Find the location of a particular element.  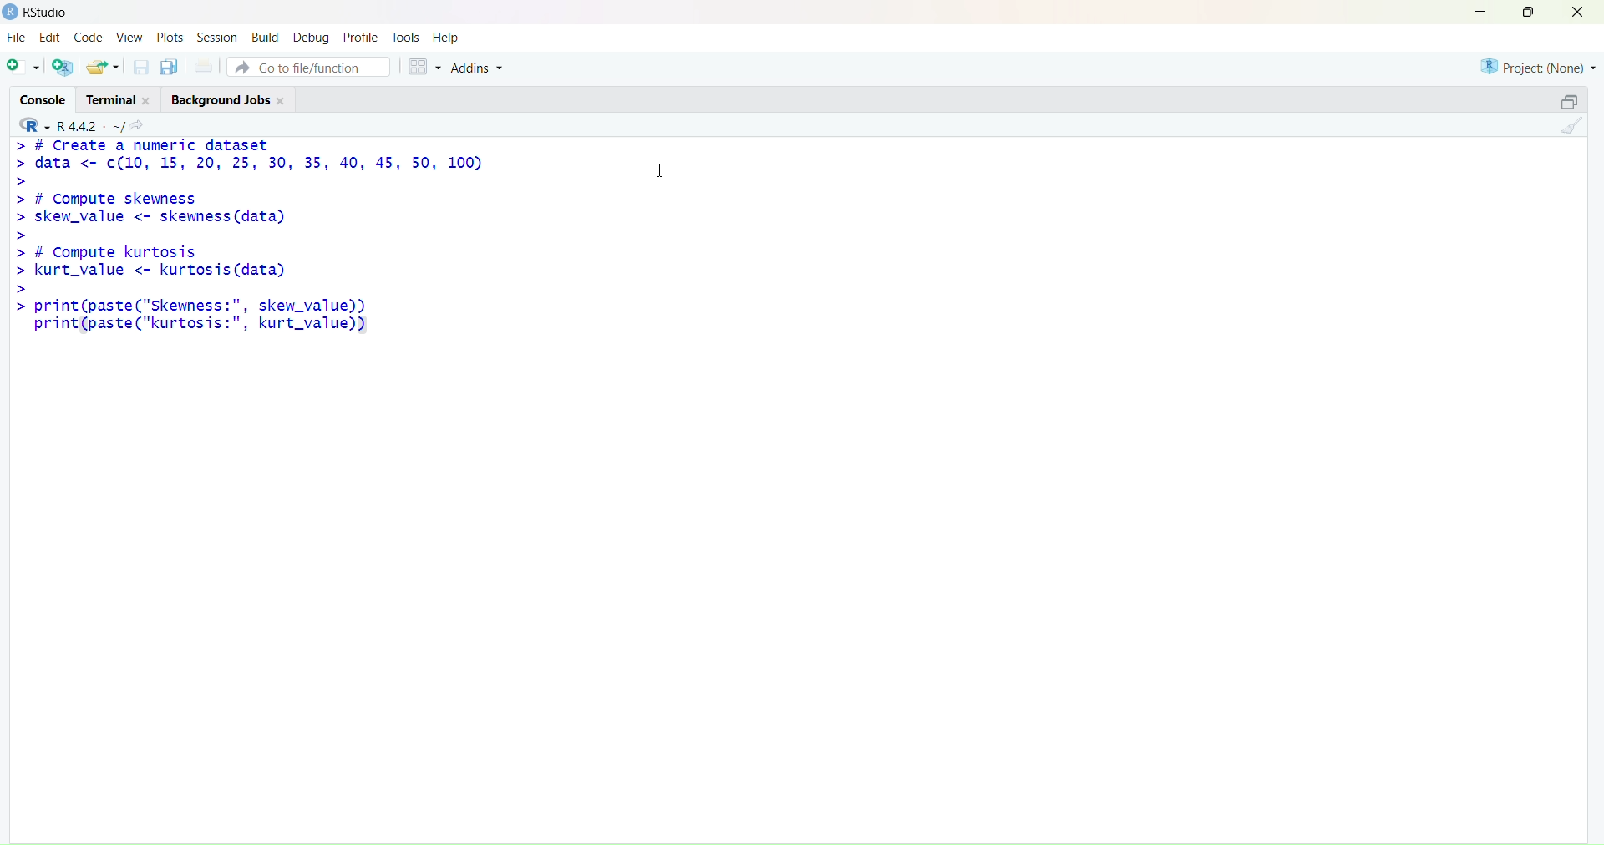

RStudio is located at coordinates (35, 13).